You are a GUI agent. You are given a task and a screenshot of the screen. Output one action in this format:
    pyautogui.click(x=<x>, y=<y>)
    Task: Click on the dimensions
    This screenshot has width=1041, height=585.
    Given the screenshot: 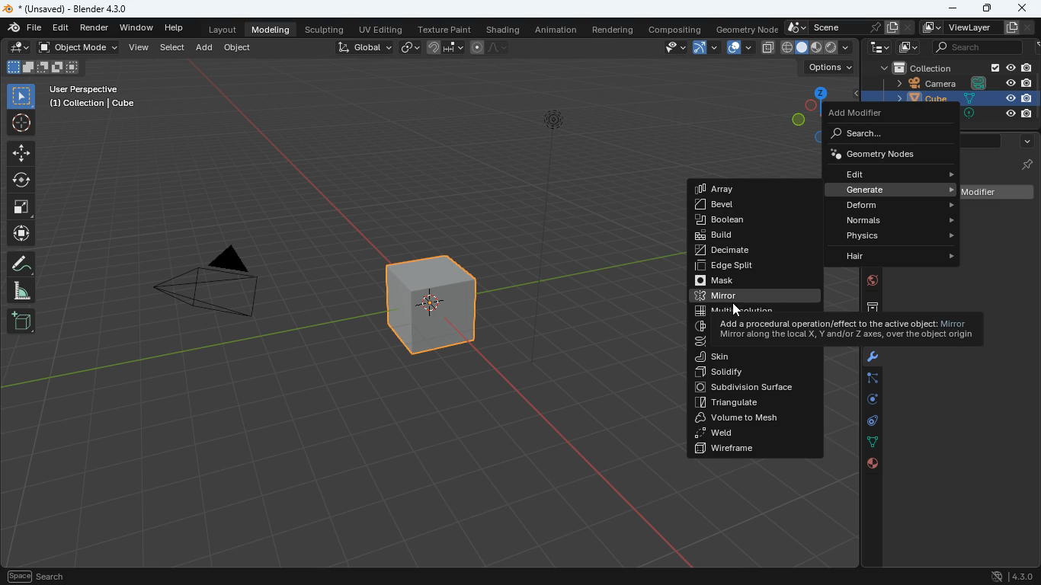 What is the action you would take?
    pyautogui.click(x=800, y=109)
    